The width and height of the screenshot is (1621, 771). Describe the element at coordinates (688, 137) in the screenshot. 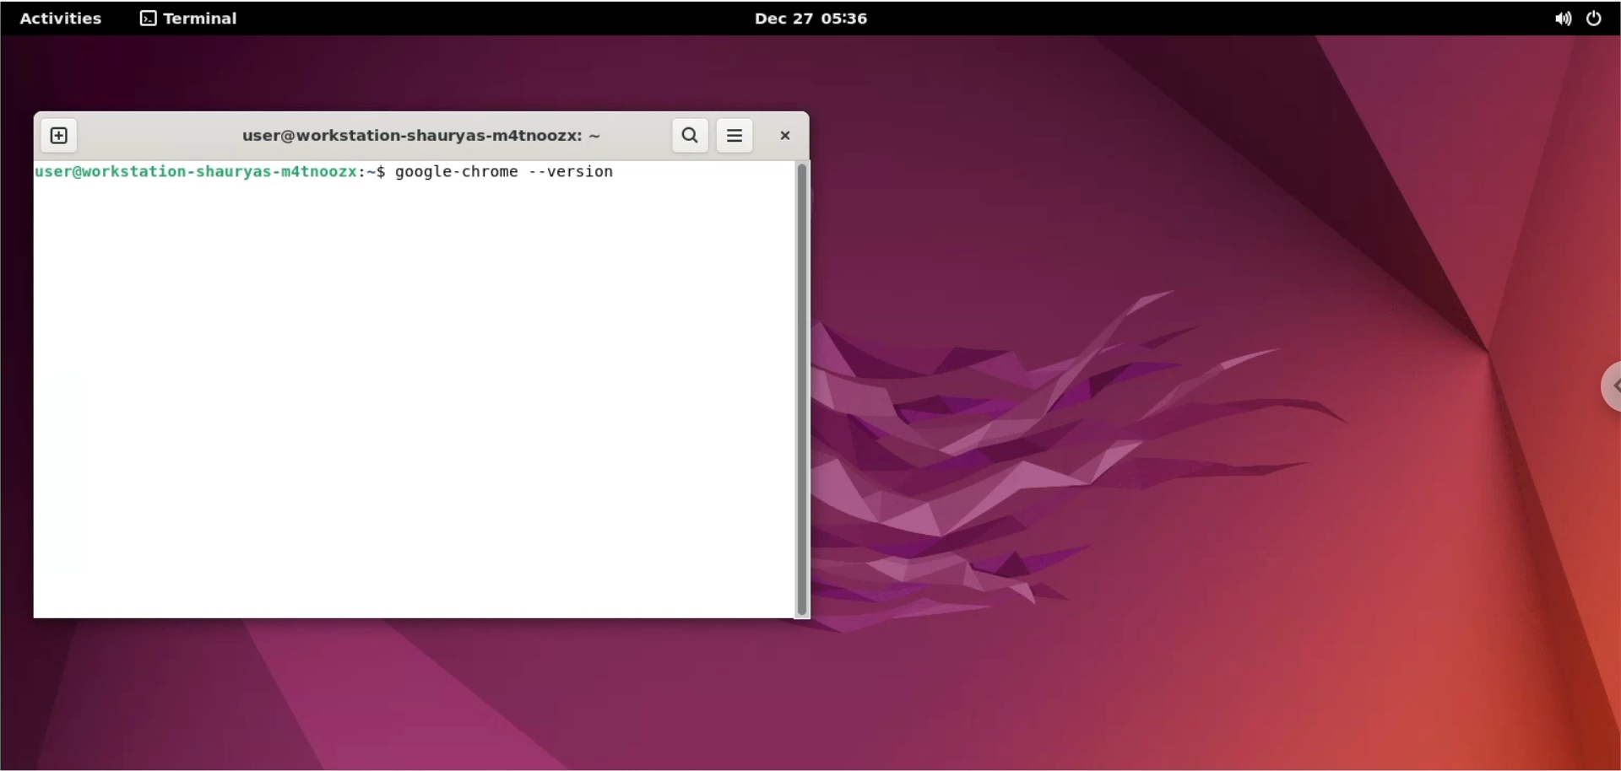

I see `search button` at that location.